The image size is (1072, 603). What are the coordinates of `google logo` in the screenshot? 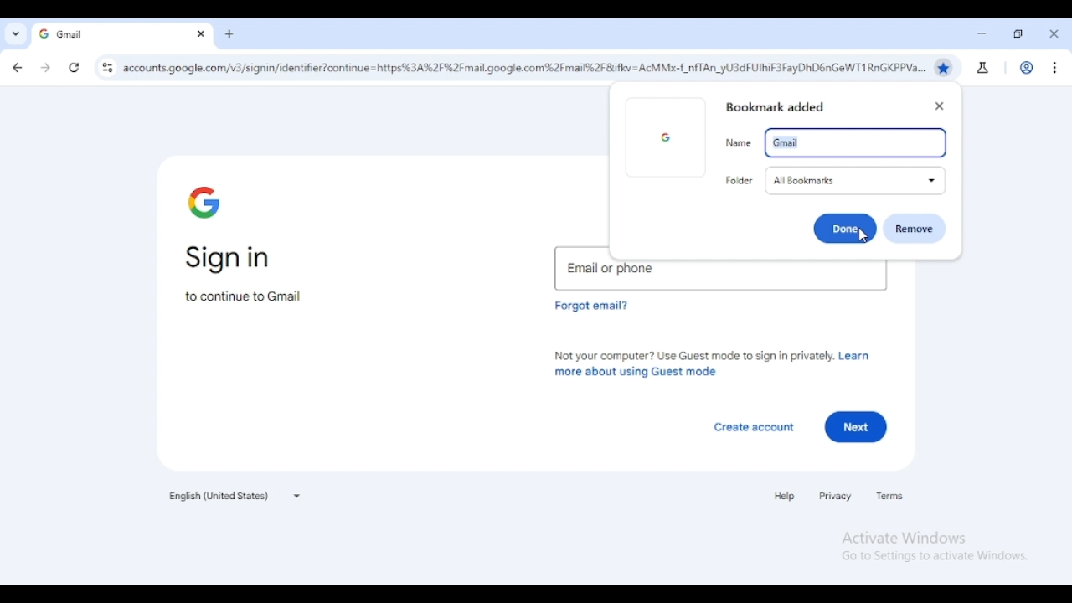 It's located at (205, 202).